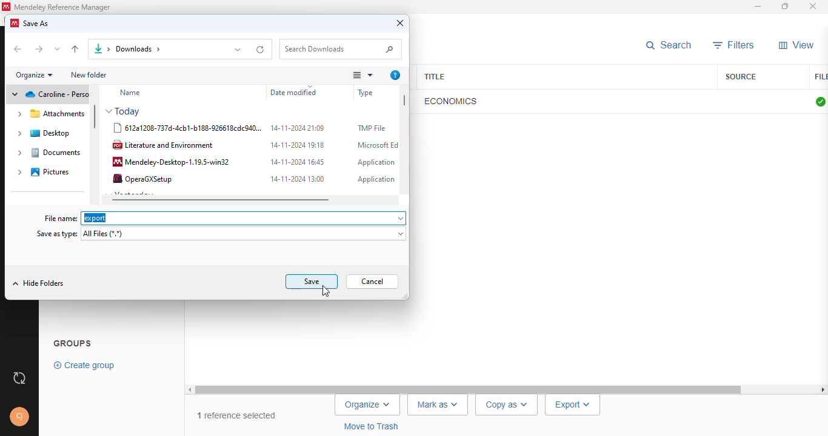 This screenshot has height=436, width=828. I want to click on cancel, so click(372, 282).